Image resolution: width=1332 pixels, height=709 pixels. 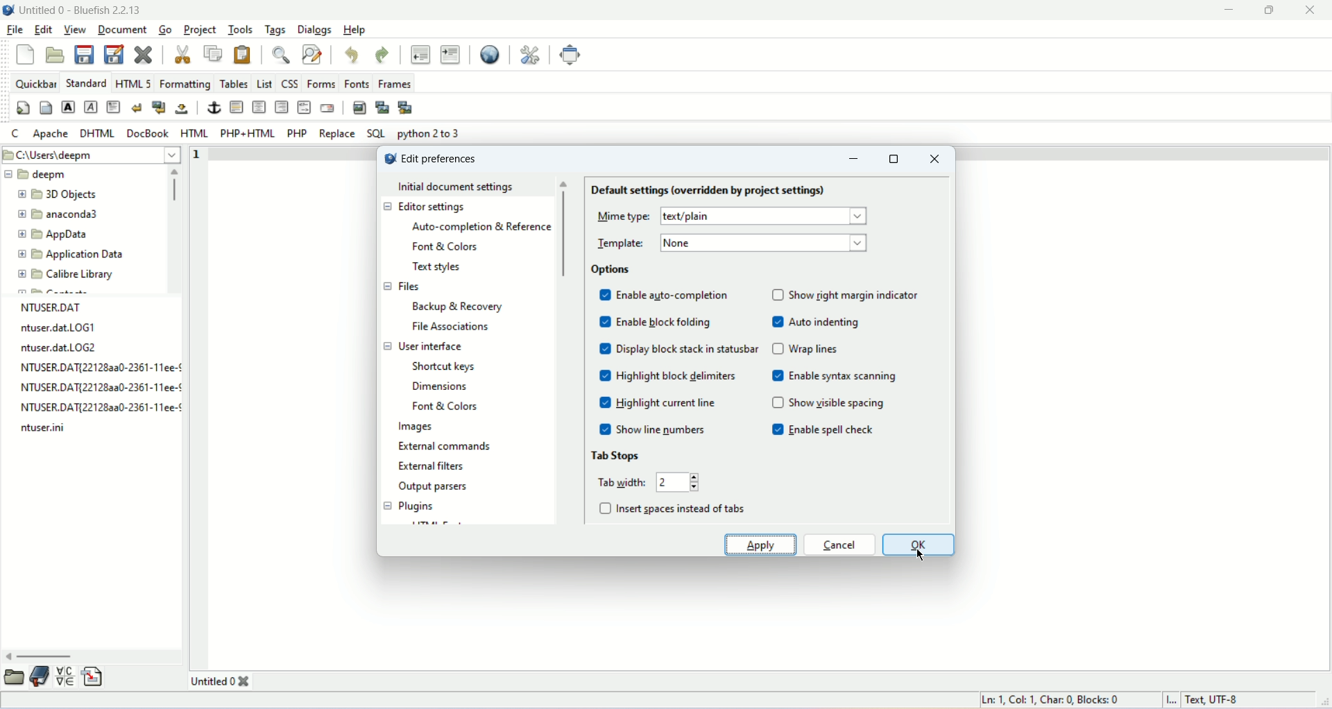 I want to click on NTUSER.DAT{22128aa0-2361-11ee-¢, so click(x=96, y=368).